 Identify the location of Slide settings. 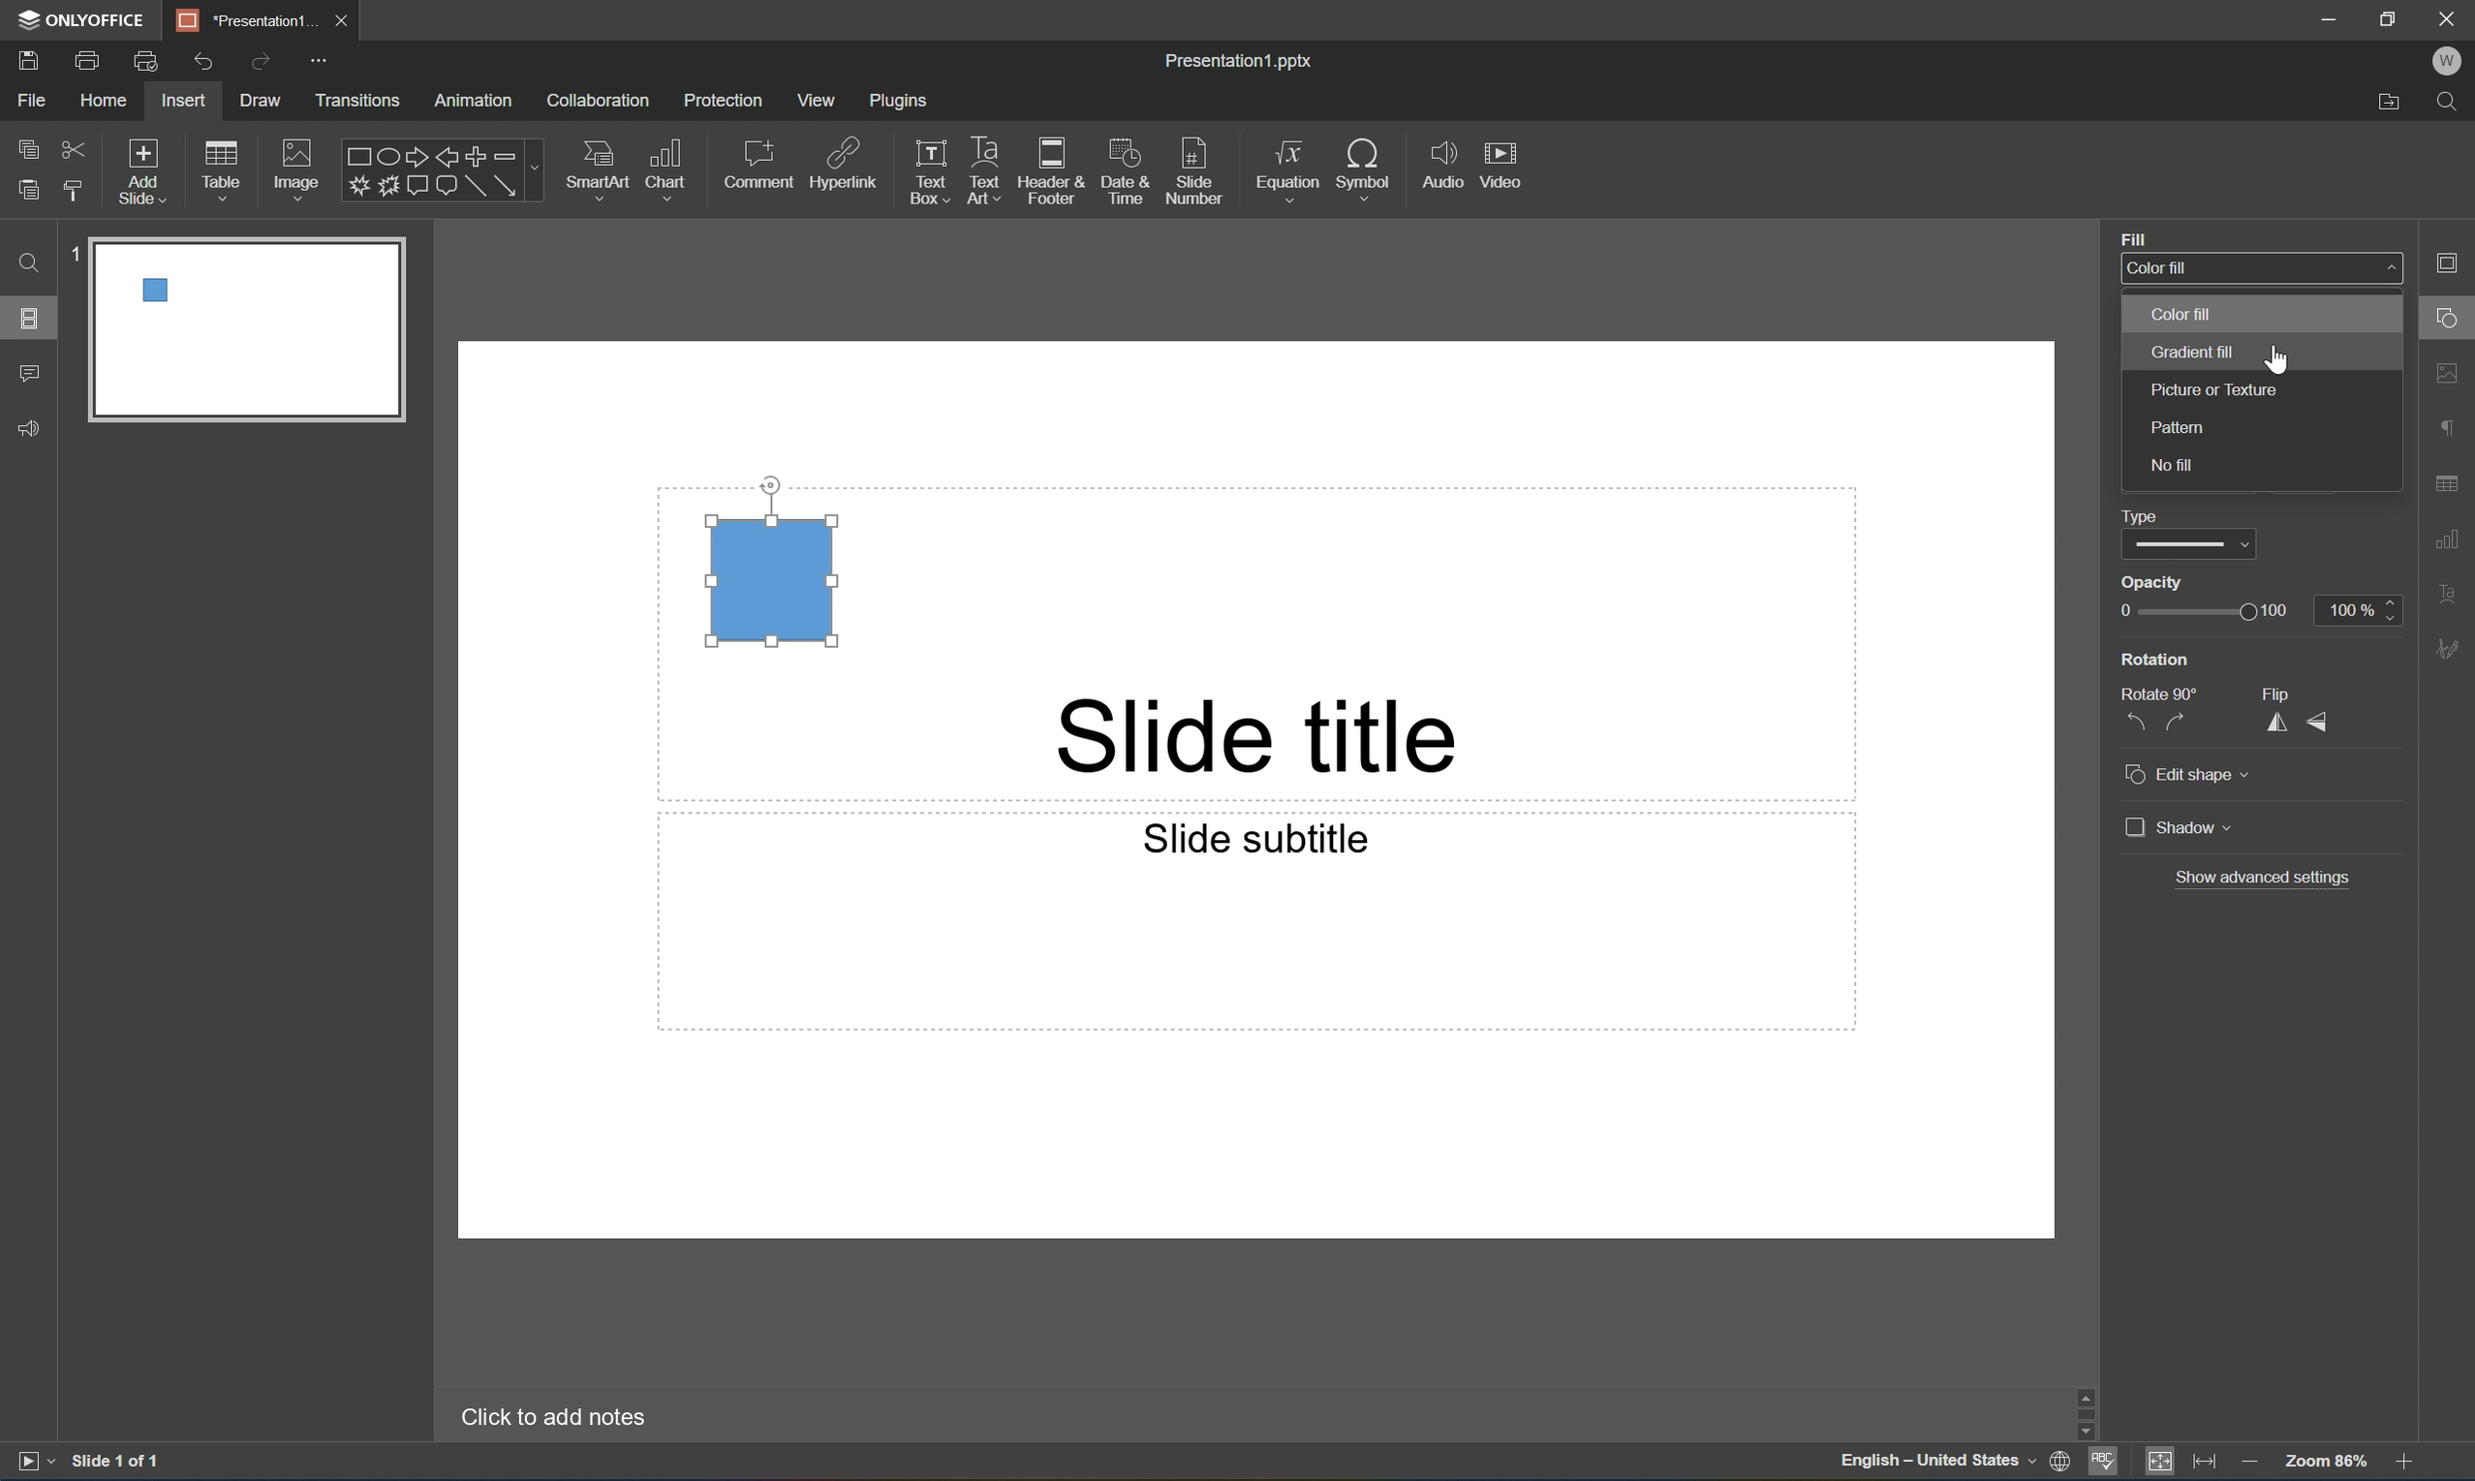
(2455, 261).